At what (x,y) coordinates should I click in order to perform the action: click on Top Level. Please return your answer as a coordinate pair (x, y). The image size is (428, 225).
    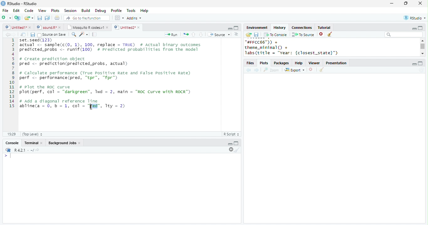
    Looking at the image, I should click on (33, 134).